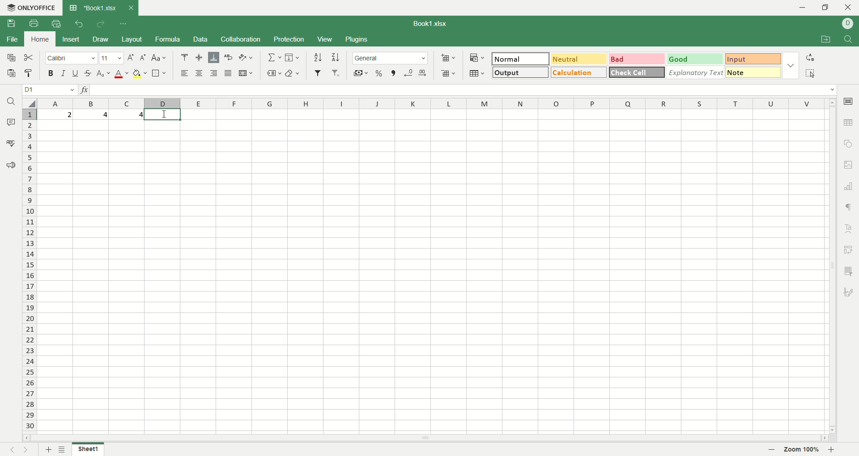  I want to click on redo, so click(101, 25).